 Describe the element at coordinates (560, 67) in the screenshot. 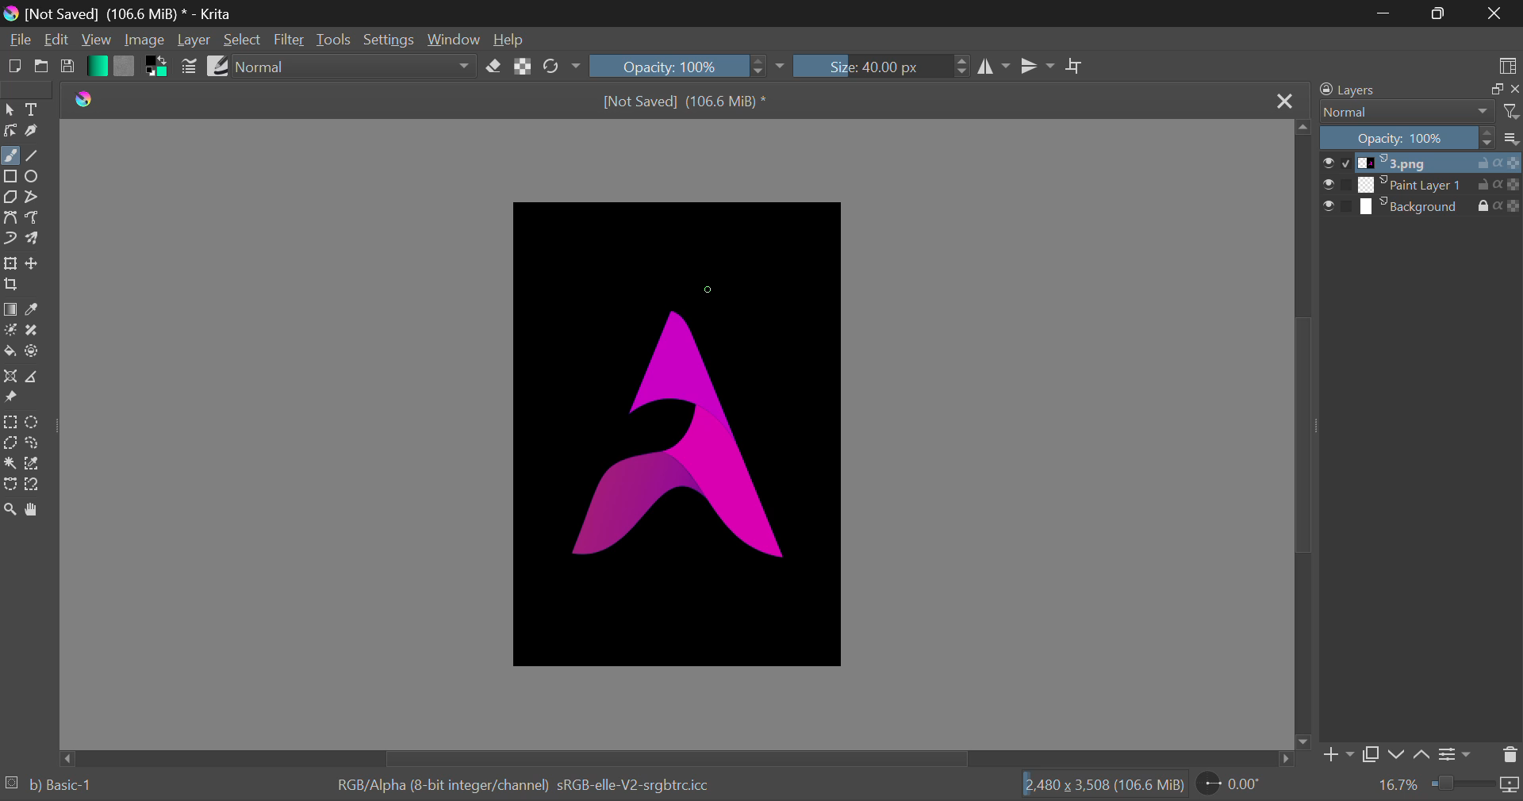

I see `Rotate Image` at that location.